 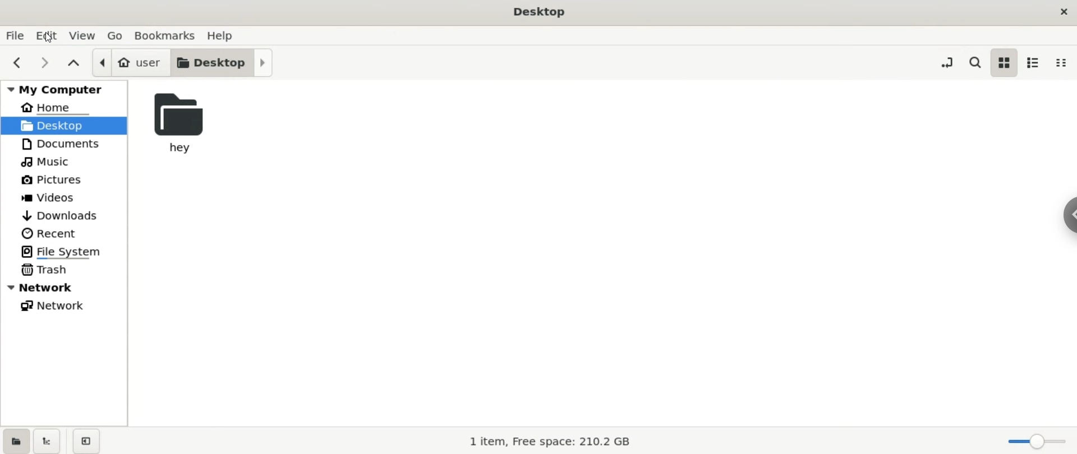 I want to click on downloads, so click(x=61, y=216).